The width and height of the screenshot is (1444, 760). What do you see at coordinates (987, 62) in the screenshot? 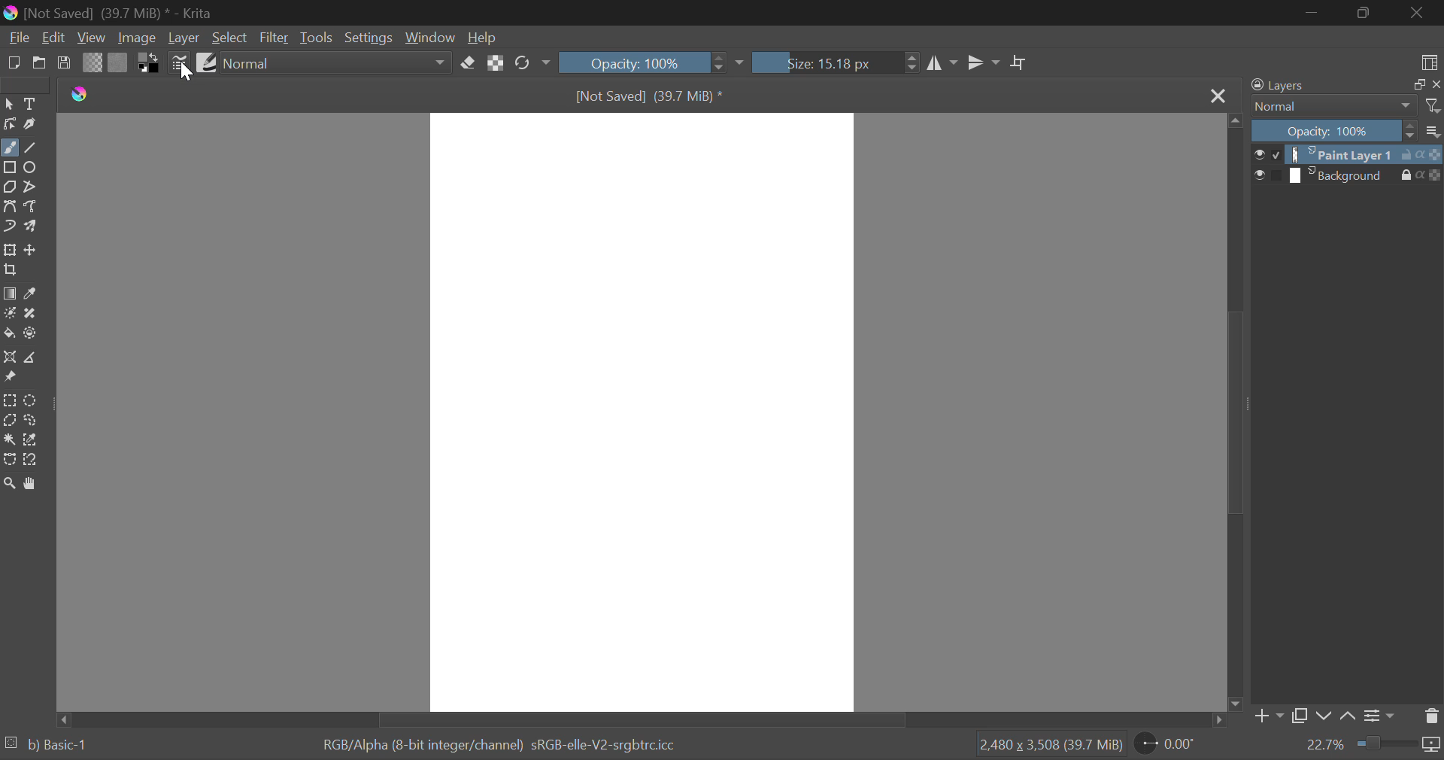
I see `Horizontal Mirror Flip` at bounding box center [987, 62].